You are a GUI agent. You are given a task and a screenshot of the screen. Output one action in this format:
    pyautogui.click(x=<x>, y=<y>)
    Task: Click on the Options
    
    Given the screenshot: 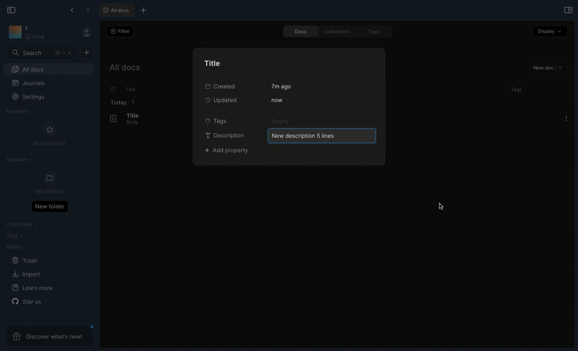 What is the action you would take?
    pyautogui.click(x=566, y=118)
    